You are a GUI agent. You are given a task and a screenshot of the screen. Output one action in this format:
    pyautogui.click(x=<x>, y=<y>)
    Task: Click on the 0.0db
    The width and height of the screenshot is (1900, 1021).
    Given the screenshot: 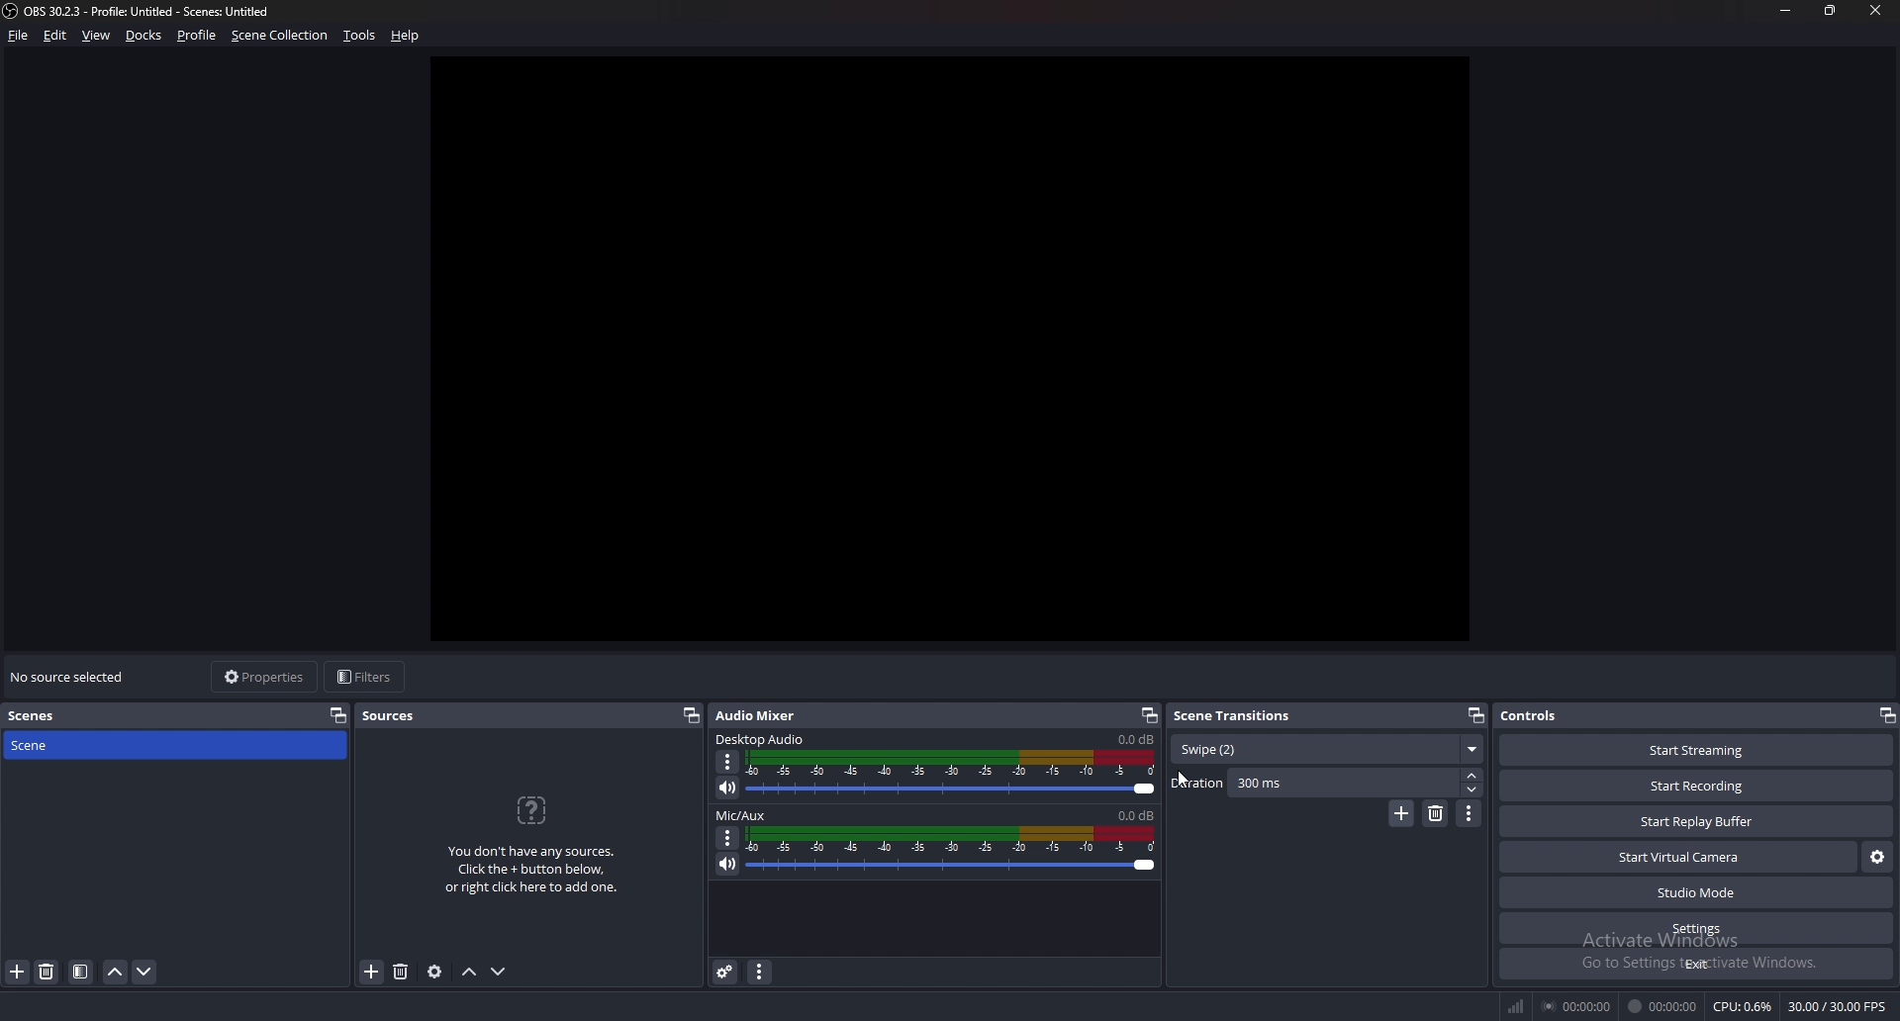 What is the action you would take?
    pyautogui.click(x=1135, y=814)
    